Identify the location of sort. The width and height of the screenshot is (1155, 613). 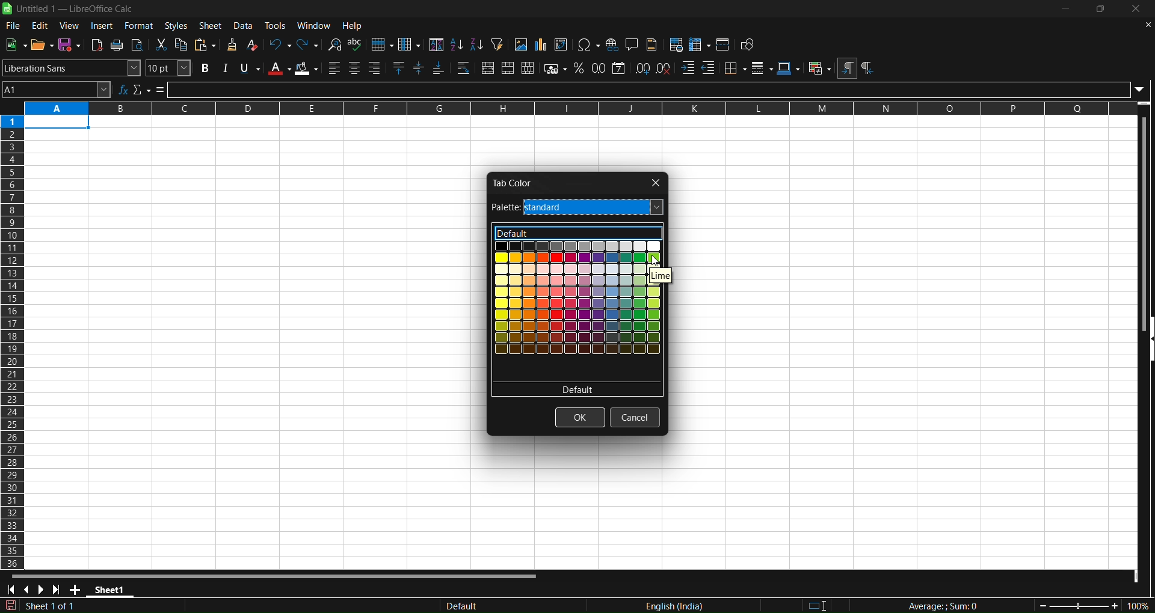
(436, 44).